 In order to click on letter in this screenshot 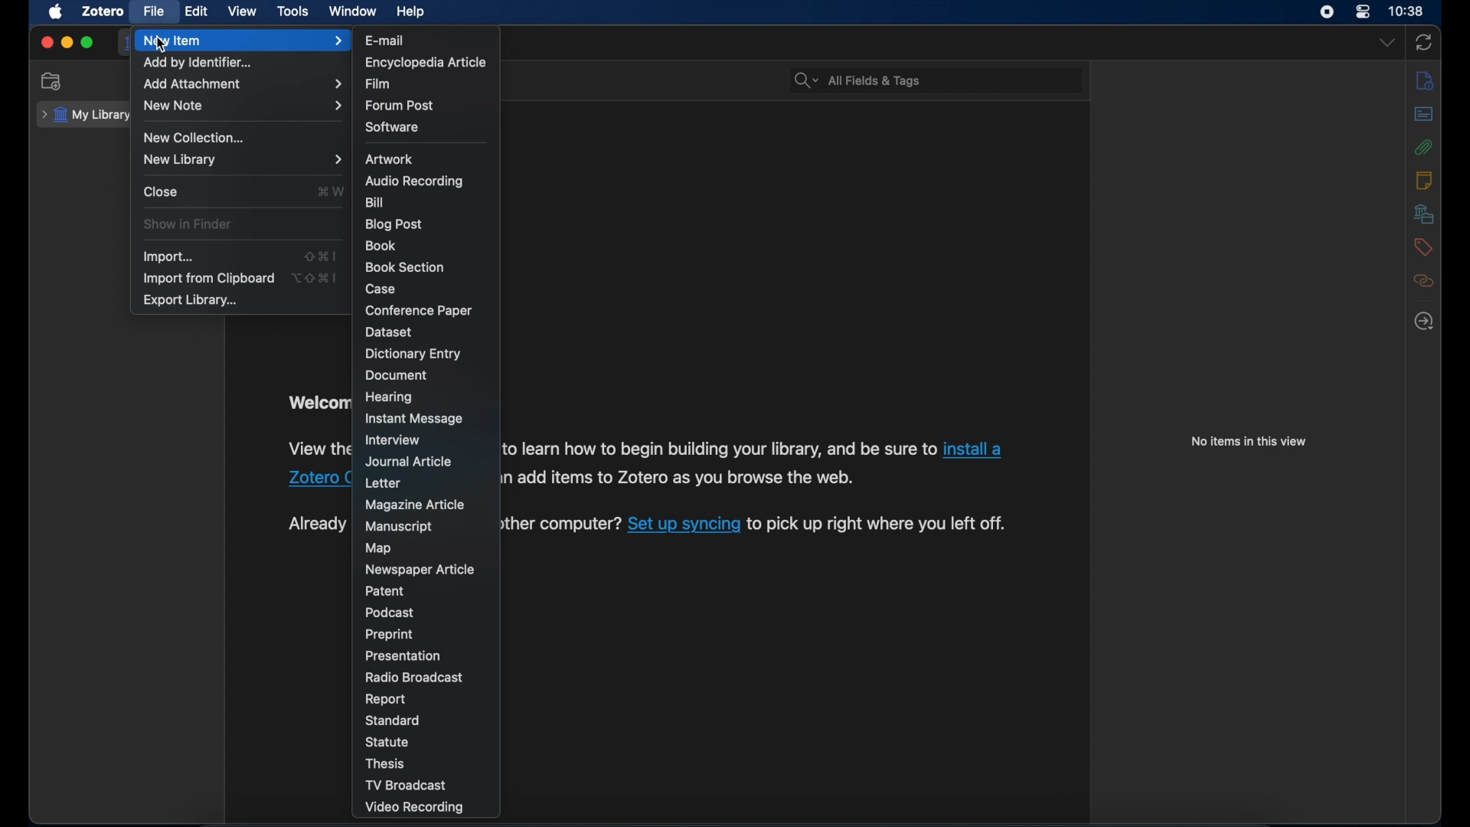, I will do `click(394, 484)`.